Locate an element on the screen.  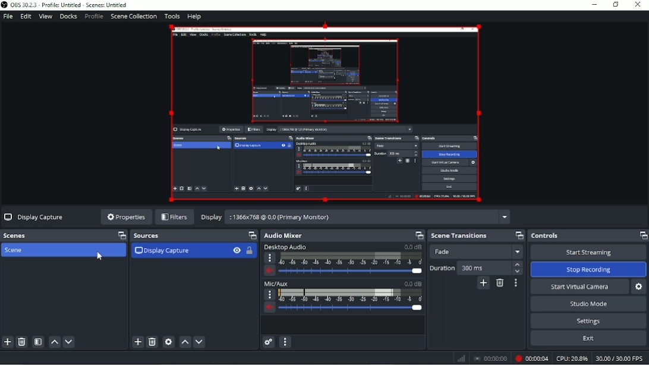
Audio Mixer is located at coordinates (283, 236).